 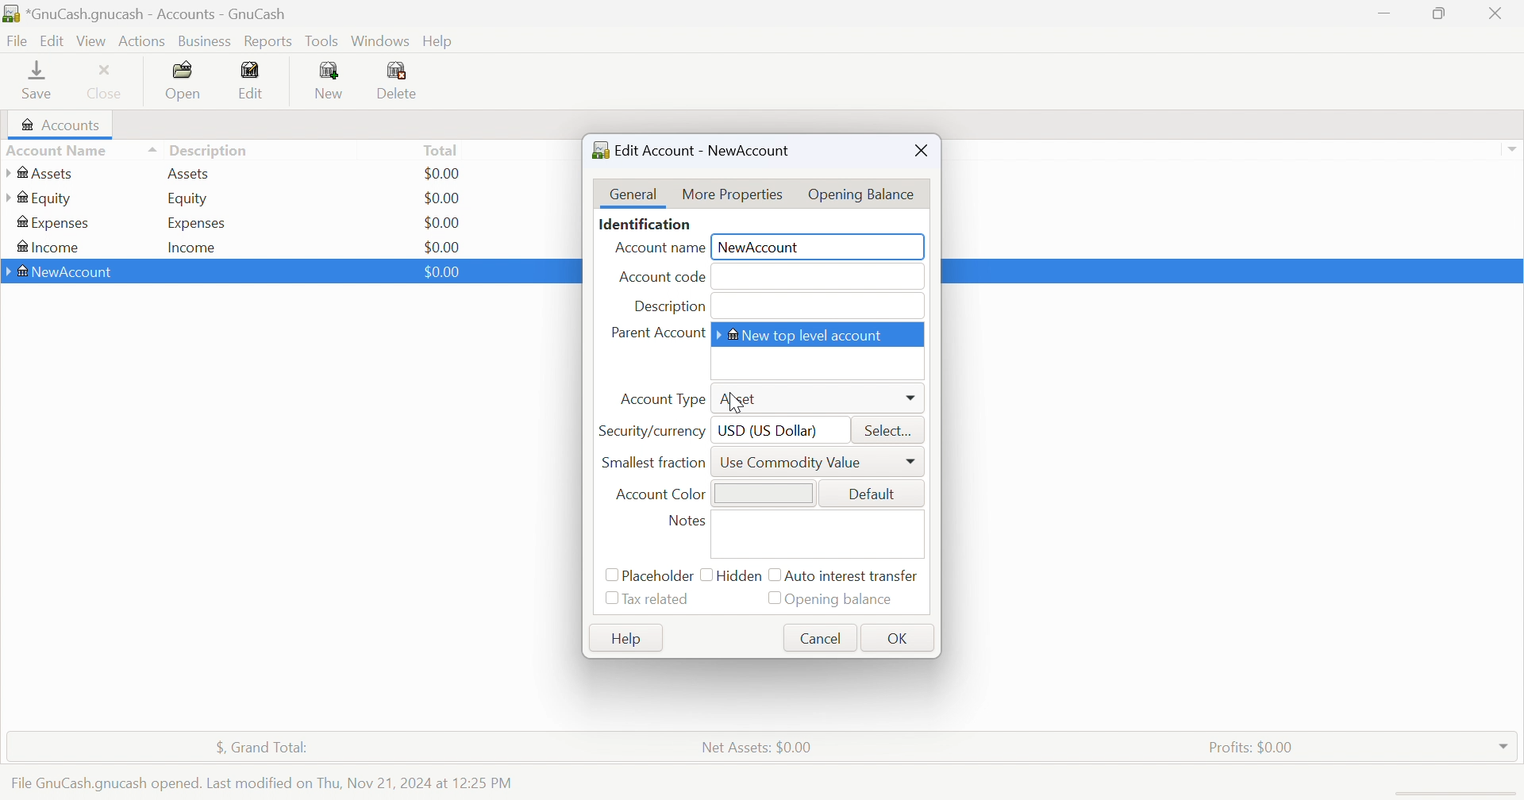 What do you see at coordinates (1254, 748) in the screenshot?
I see `Profits: $0.00` at bounding box center [1254, 748].